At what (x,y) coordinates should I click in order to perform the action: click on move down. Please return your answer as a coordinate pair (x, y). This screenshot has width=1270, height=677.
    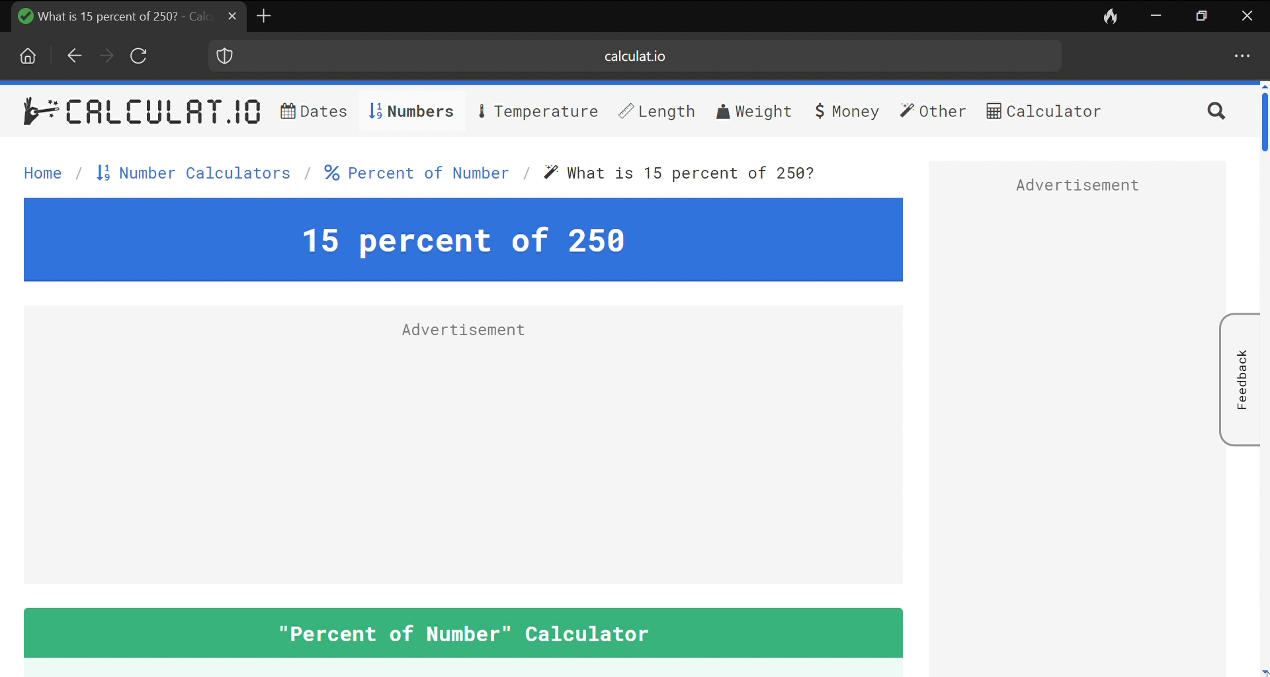
    Looking at the image, I should click on (1262, 672).